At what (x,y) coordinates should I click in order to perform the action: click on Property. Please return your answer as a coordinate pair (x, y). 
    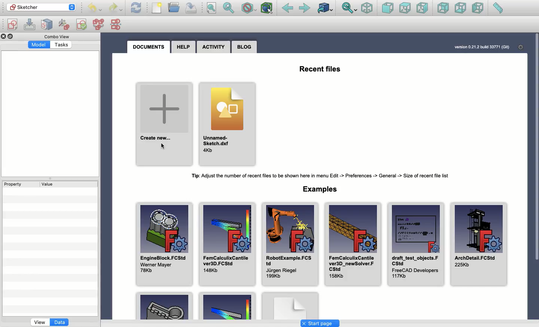
    Looking at the image, I should click on (15, 185).